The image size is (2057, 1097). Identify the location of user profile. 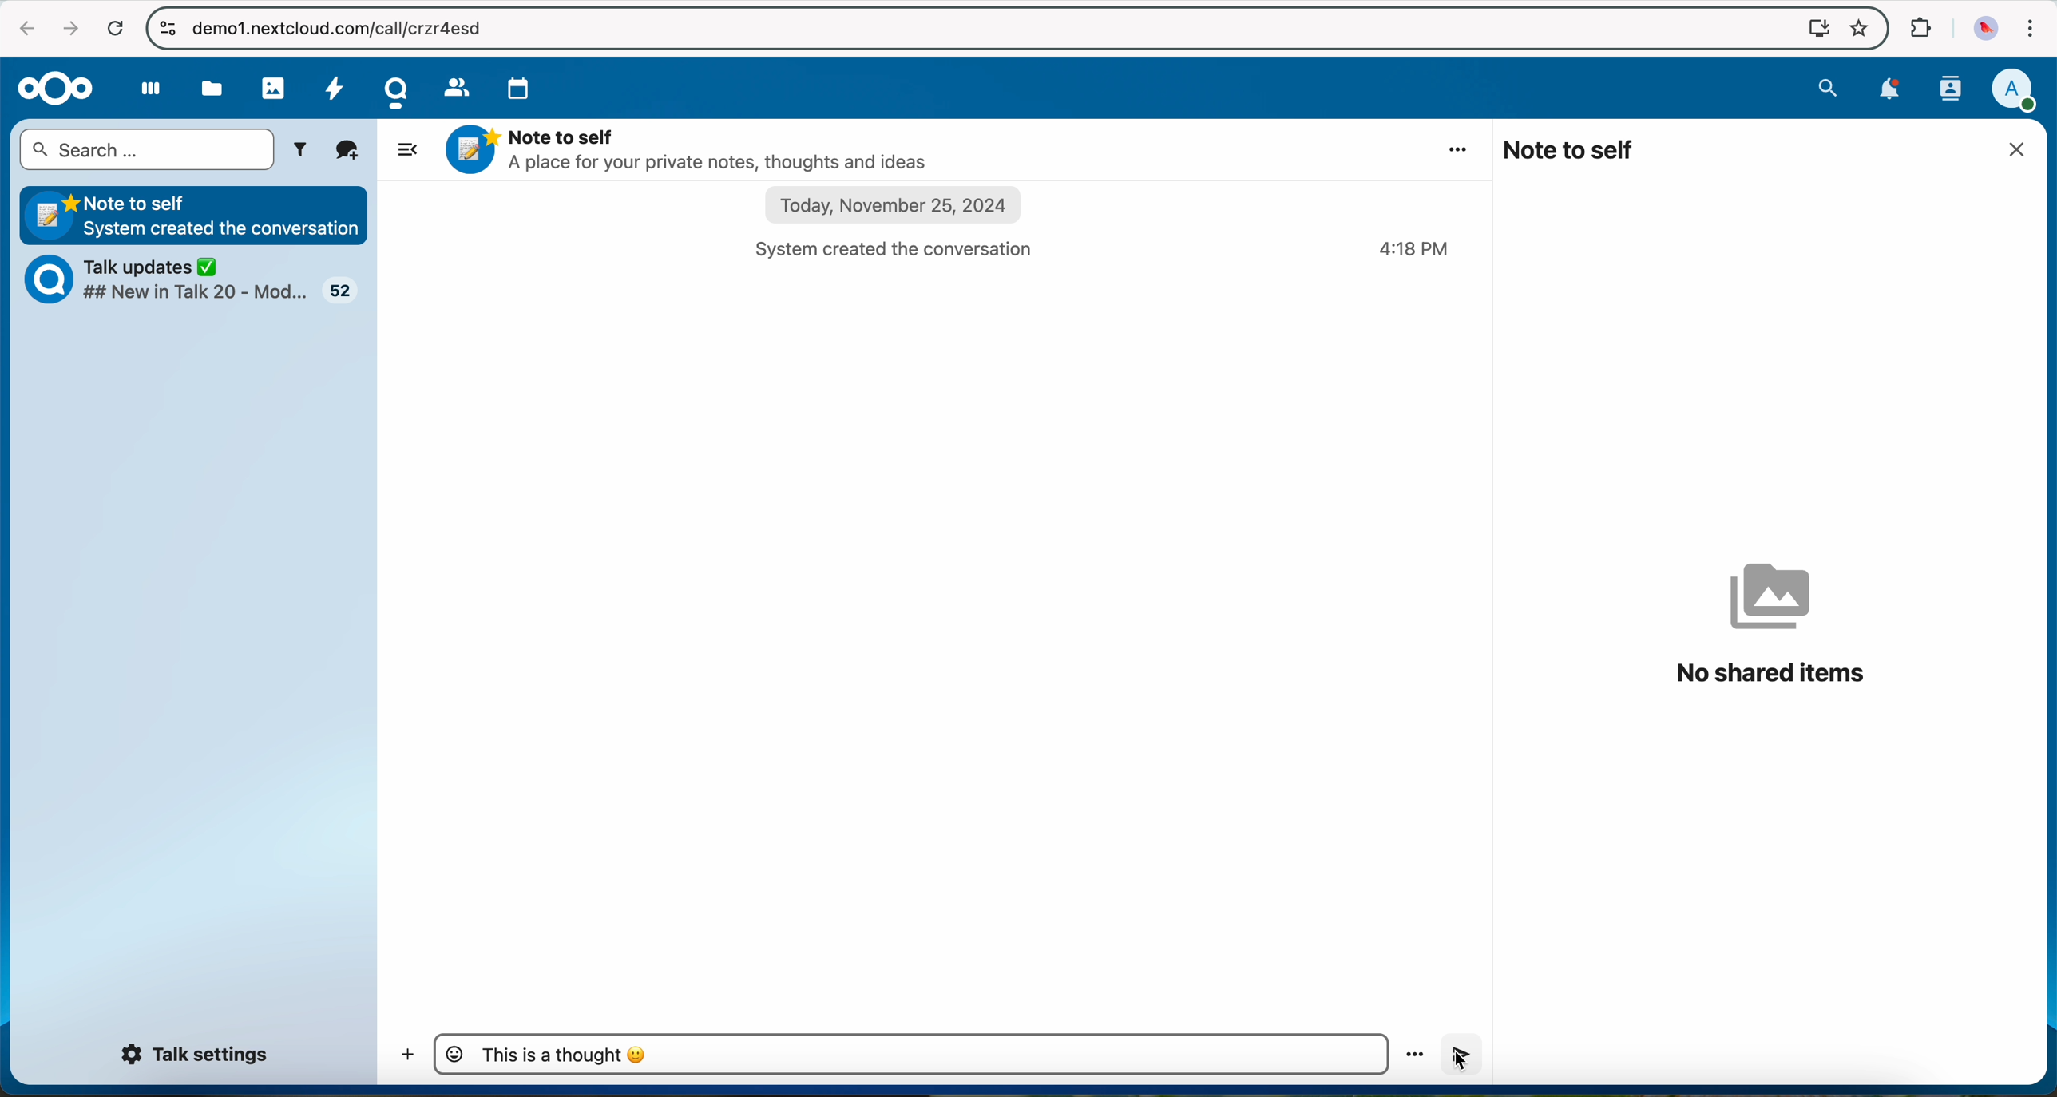
(2021, 90).